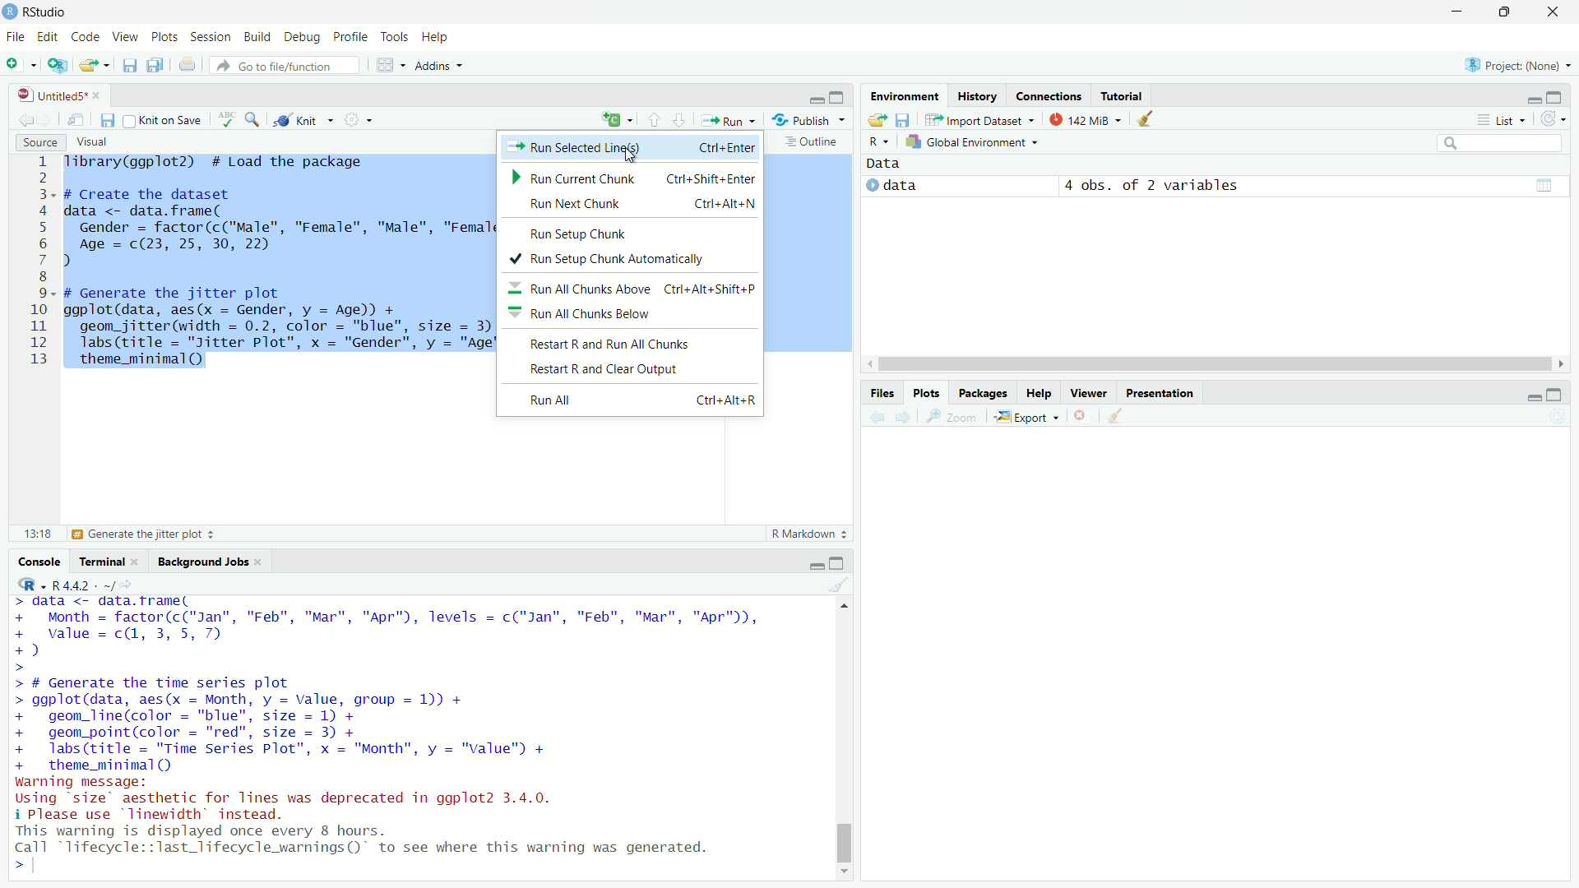 This screenshot has height=888, width=1579. Describe the element at coordinates (875, 417) in the screenshot. I see `previous plot` at that location.